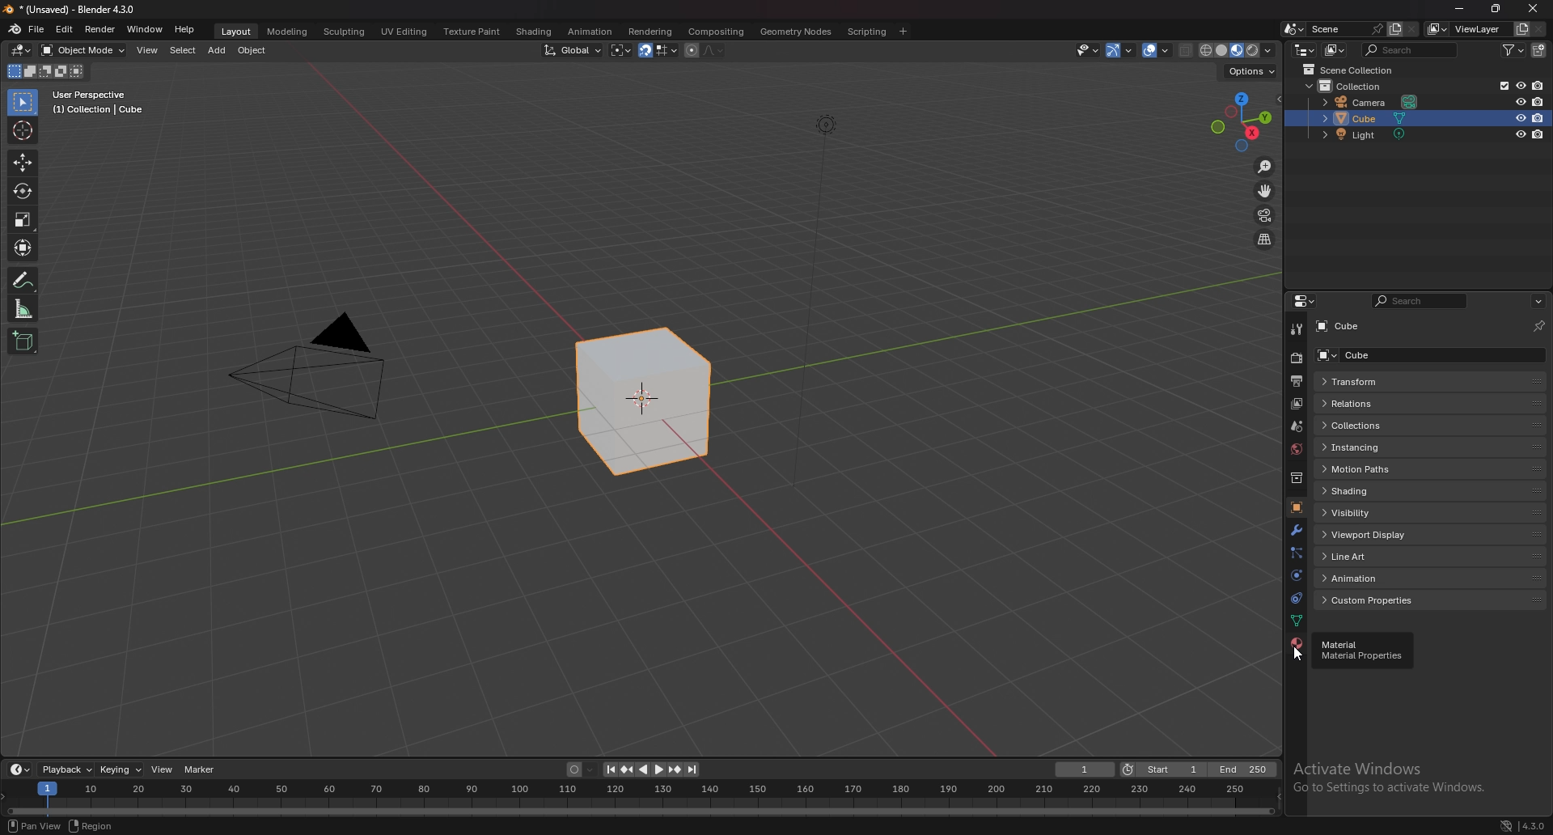 The image size is (1553, 835). I want to click on options, so click(1249, 71).